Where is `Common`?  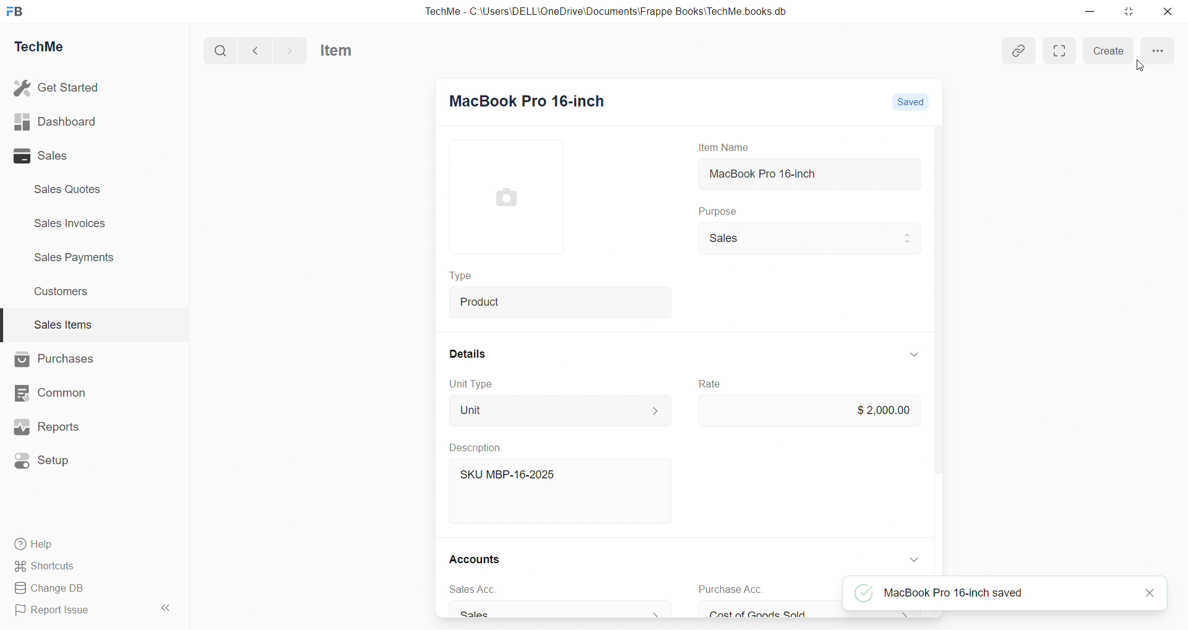 Common is located at coordinates (53, 393).